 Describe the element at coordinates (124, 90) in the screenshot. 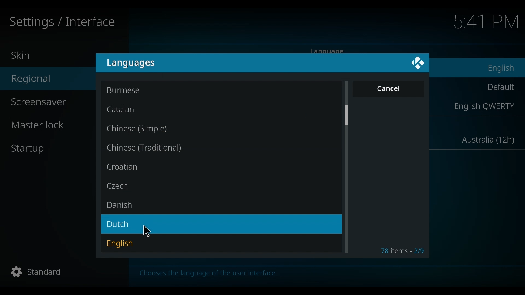

I see `Burmese` at that location.